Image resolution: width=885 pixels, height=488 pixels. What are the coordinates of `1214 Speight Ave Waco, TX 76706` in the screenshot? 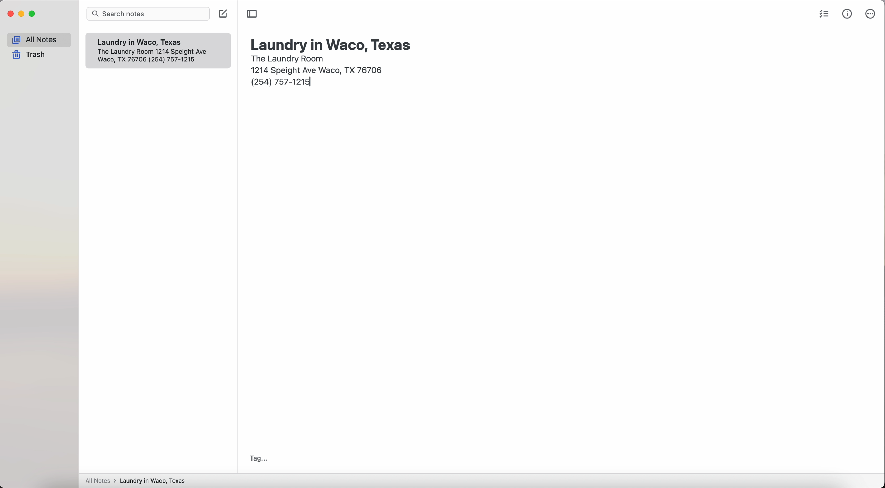 It's located at (157, 57).